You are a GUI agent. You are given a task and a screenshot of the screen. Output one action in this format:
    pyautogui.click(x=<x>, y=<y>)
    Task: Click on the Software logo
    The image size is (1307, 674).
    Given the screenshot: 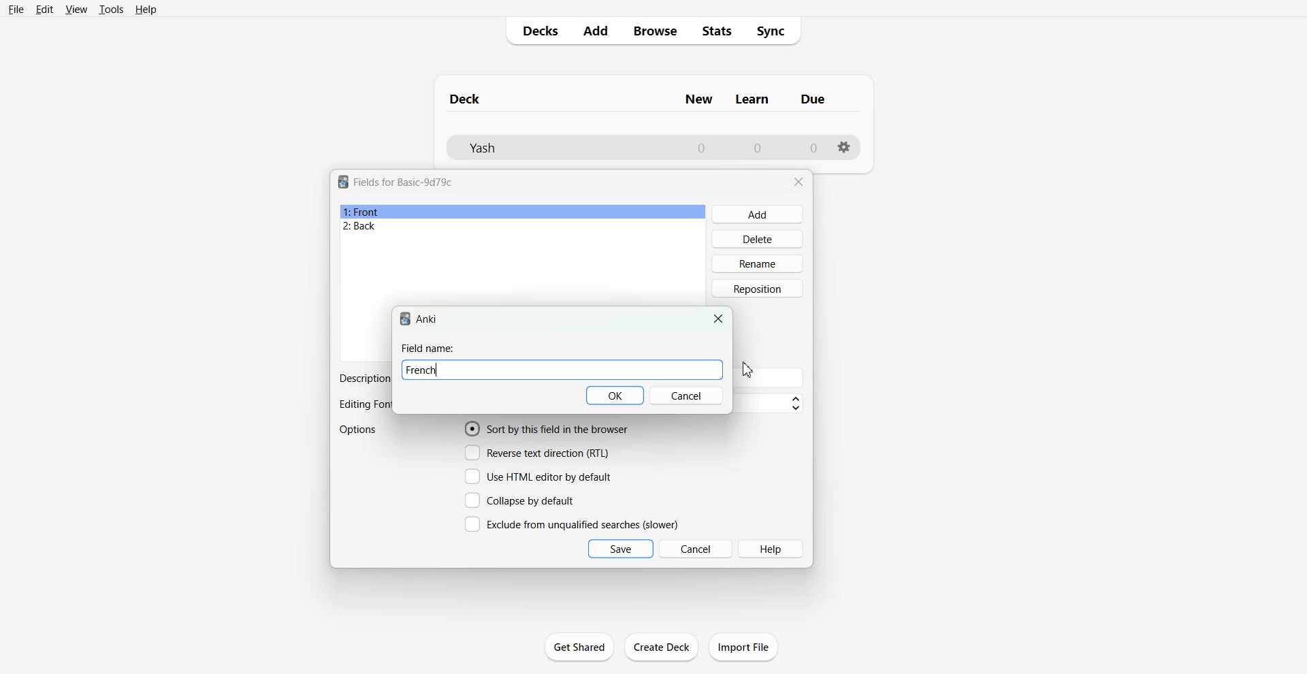 What is the action you would take?
    pyautogui.click(x=405, y=319)
    